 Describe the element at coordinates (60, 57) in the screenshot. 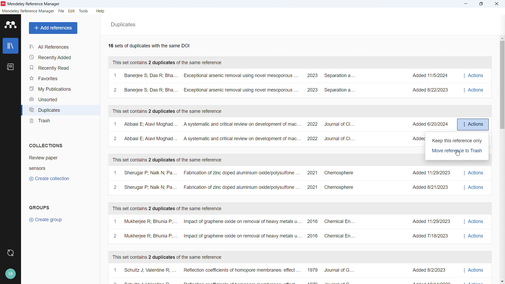

I see `recently added ` at that location.